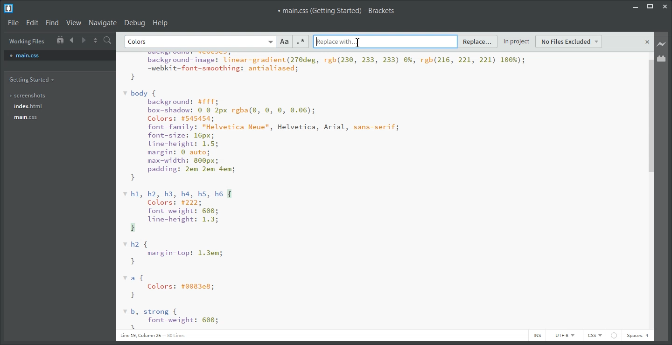 This screenshot has height=345, width=672. What do you see at coordinates (171, 287) in the screenshot?
I see `af
Colors: #0083e8;
}` at bounding box center [171, 287].